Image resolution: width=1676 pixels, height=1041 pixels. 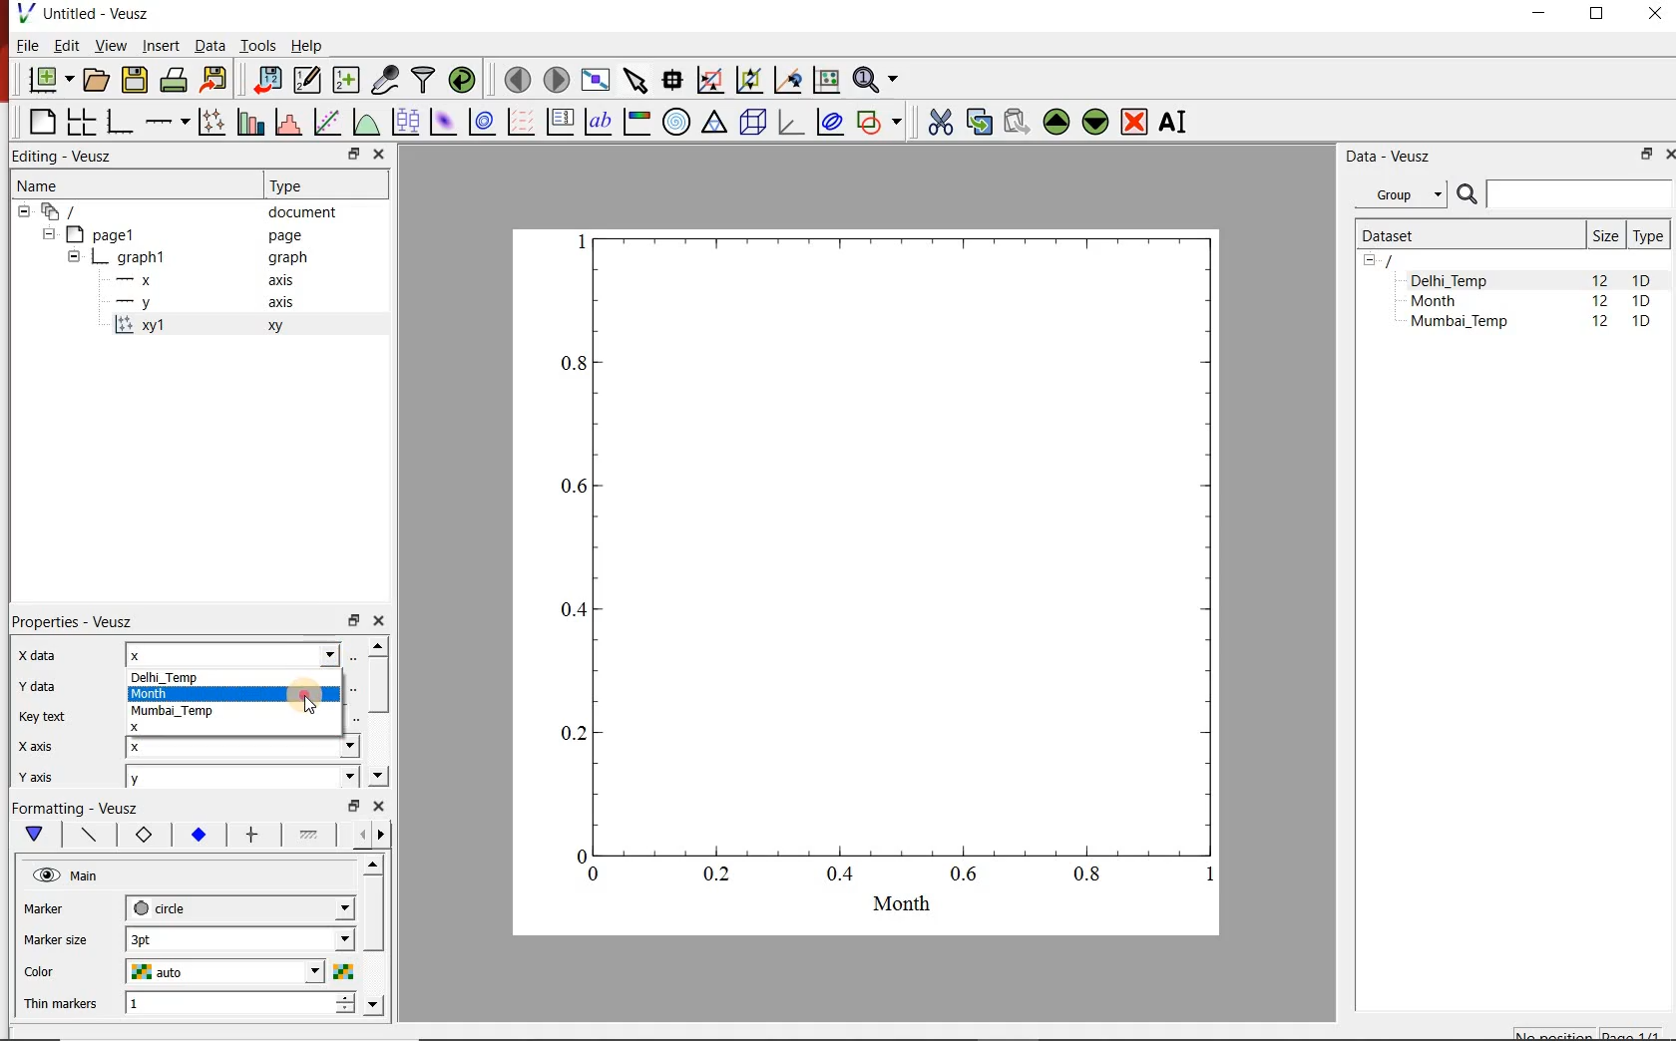 I want to click on export to graphics format, so click(x=215, y=80).